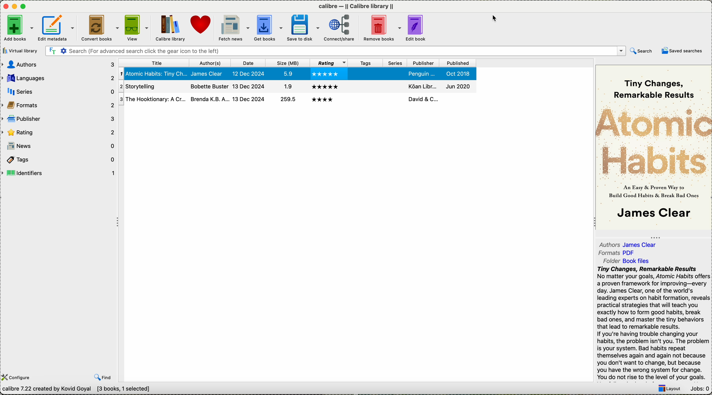 Image resolution: width=712 pixels, height=395 pixels. What do you see at coordinates (632, 252) in the screenshot?
I see `PDF` at bounding box center [632, 252].